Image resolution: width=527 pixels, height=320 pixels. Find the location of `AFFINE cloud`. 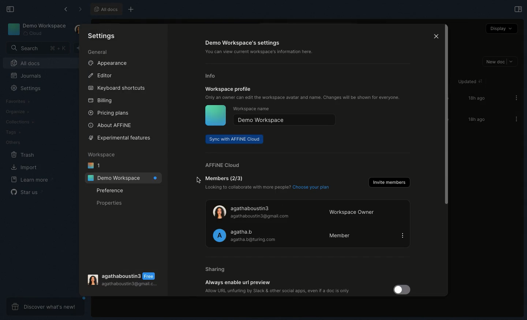

AFFINE cloud is located at coordinates (223, 165).